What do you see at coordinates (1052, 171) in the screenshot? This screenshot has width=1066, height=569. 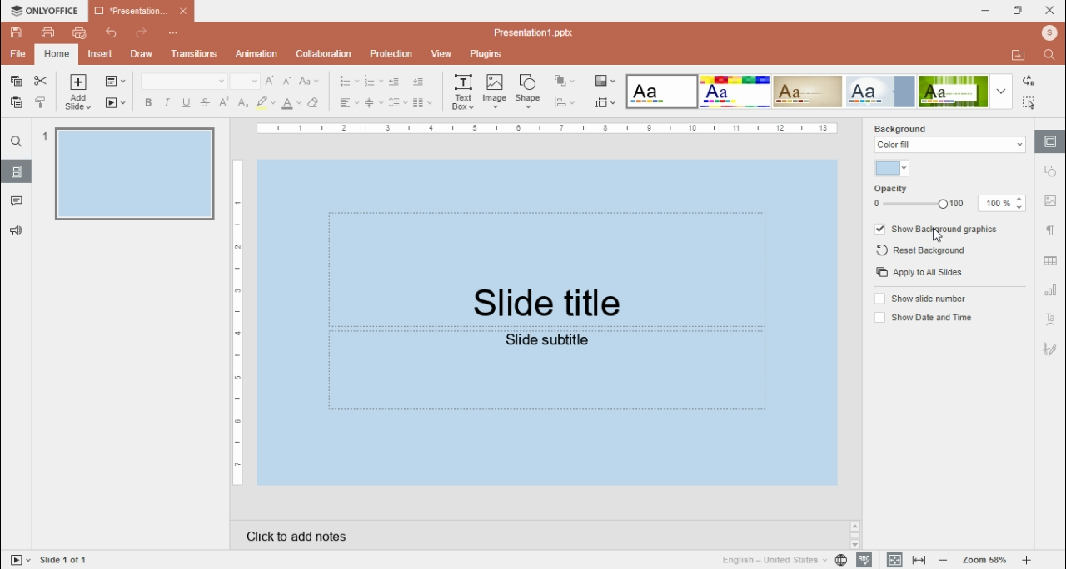 I see `shape settings` at bounding box center [1052, 171].